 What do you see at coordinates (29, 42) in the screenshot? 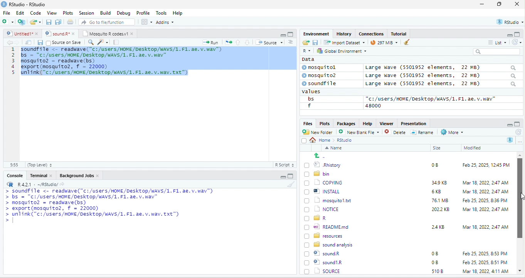
I see `open` at bounding box center [29, 42].